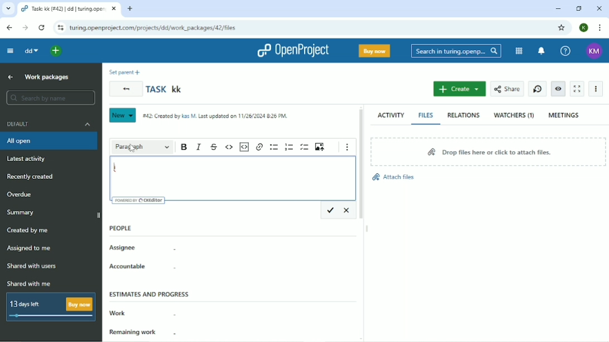 The height and width of the screenshot is (342, 609). What do you see at coordinates (565, 50) in the screenshot?
I see `Help` at bounding box center [565, 50].